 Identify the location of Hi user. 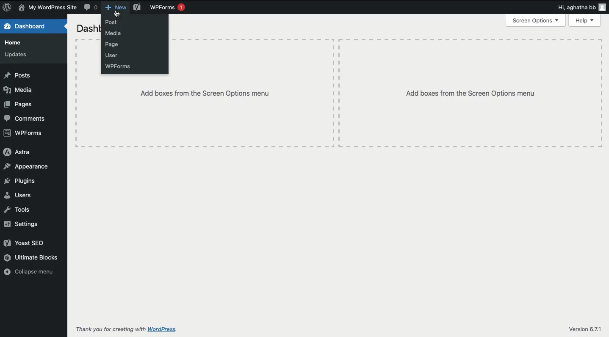
(581, 6).